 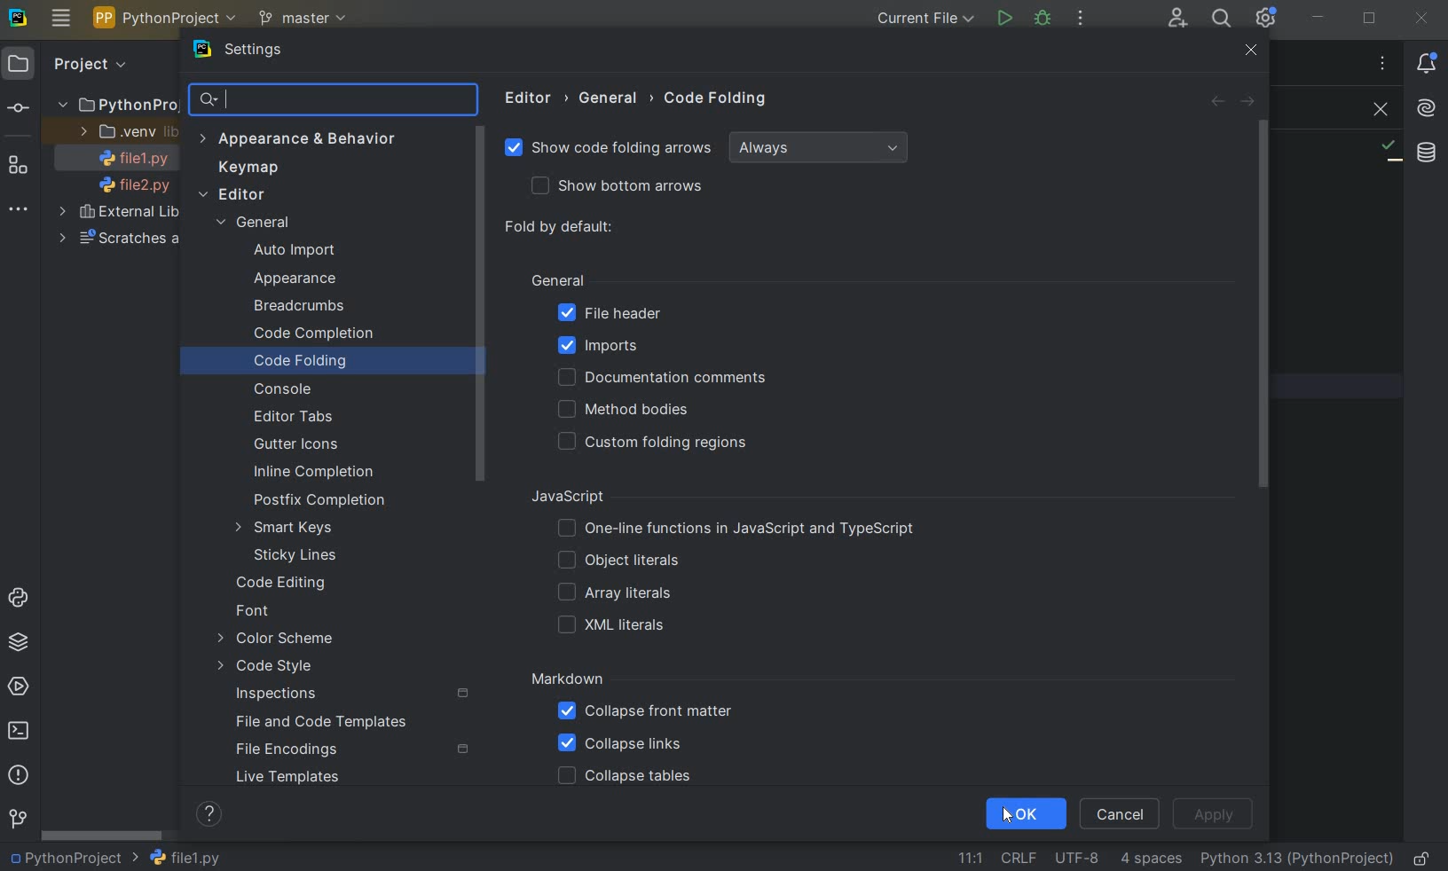 What do you see at coordinates (717, 102) in the screenshot?
I see `CODE FOLDING` at bounding box center [717, 102].